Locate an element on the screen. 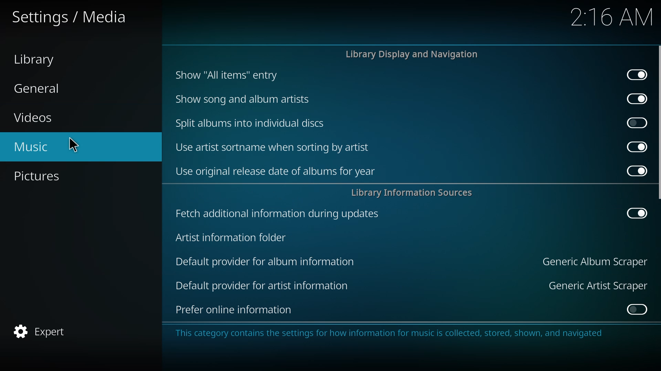 This screenshot has width=661, height=371. default provider for album information is located at coordinates (265, 261).